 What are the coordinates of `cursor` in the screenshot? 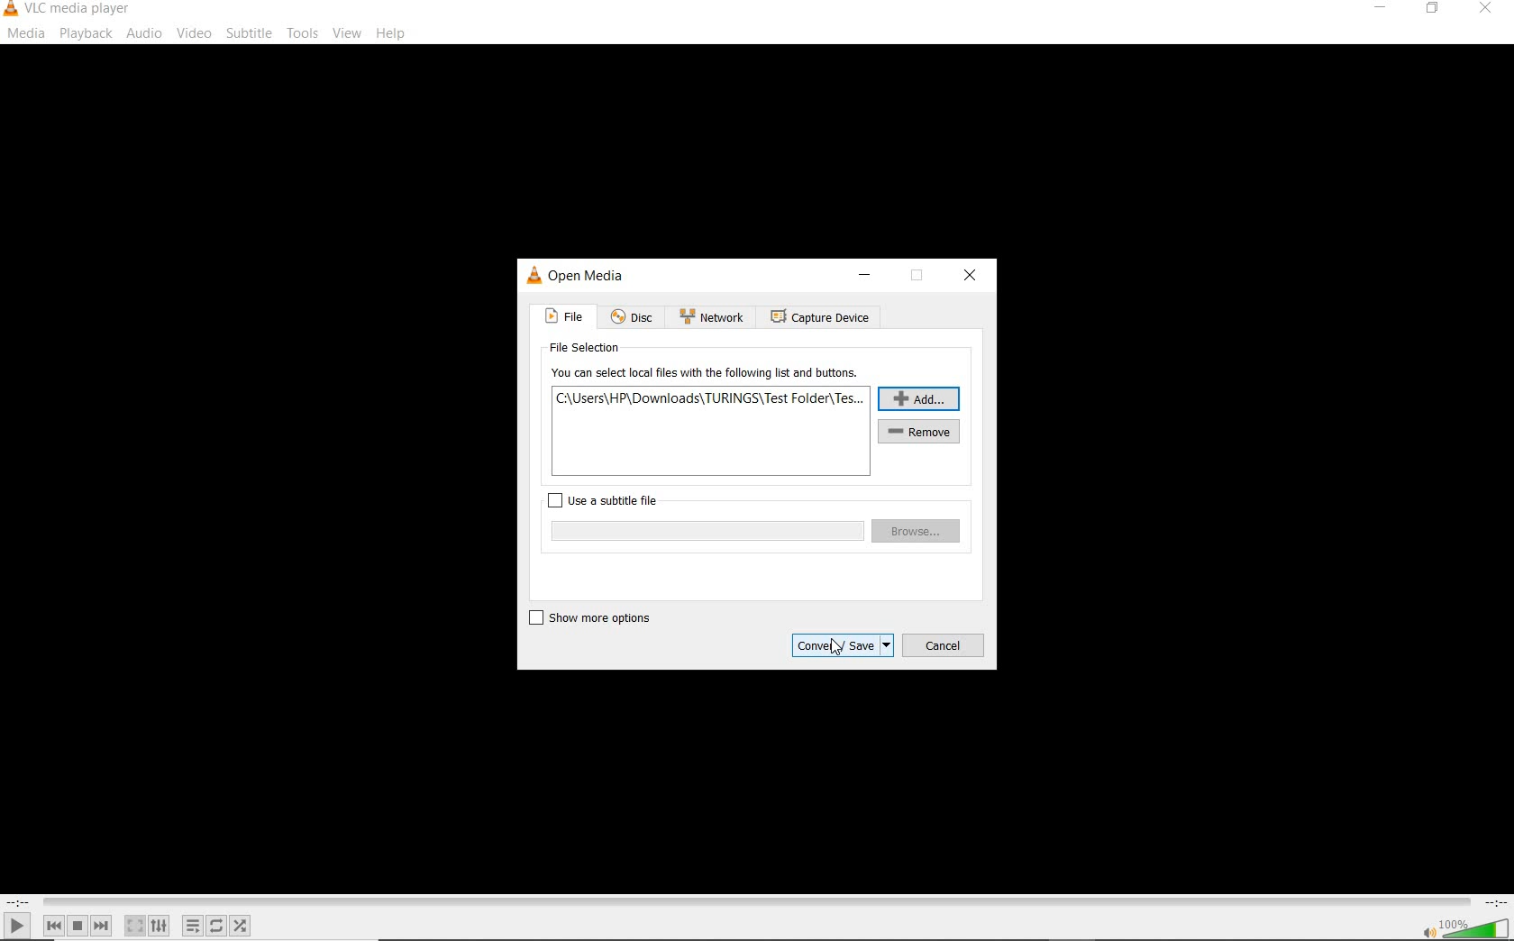 It's located at (837, 646).